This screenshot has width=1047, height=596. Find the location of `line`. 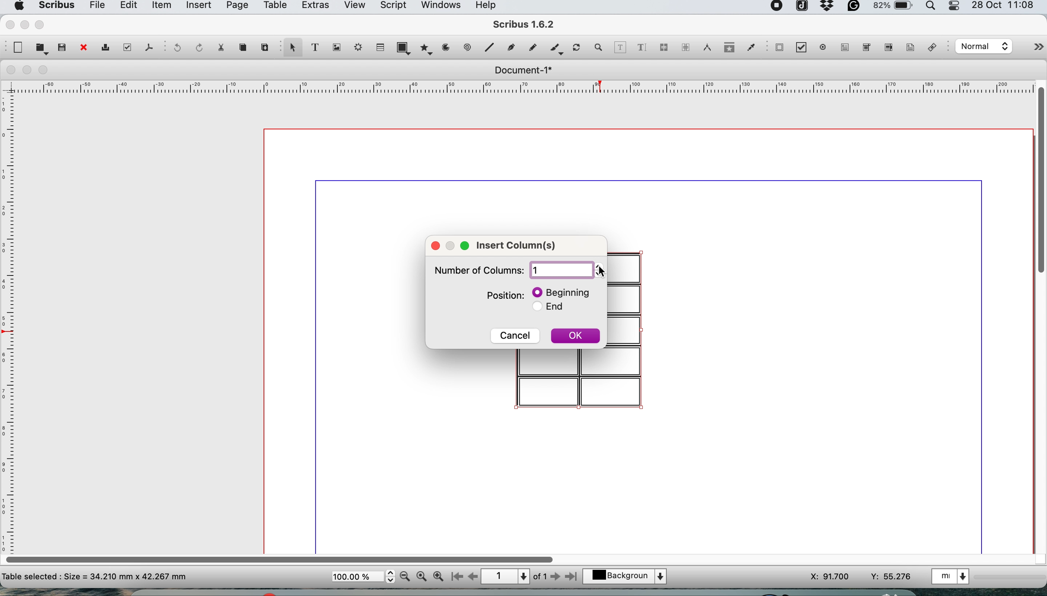

line is located at coordinates (488, 47).